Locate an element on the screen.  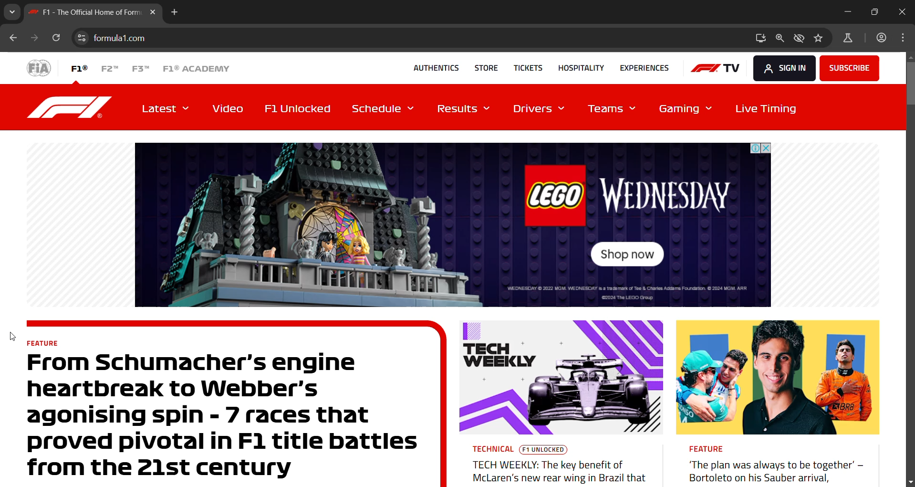
Gaming is located at coordinates (685, 110).